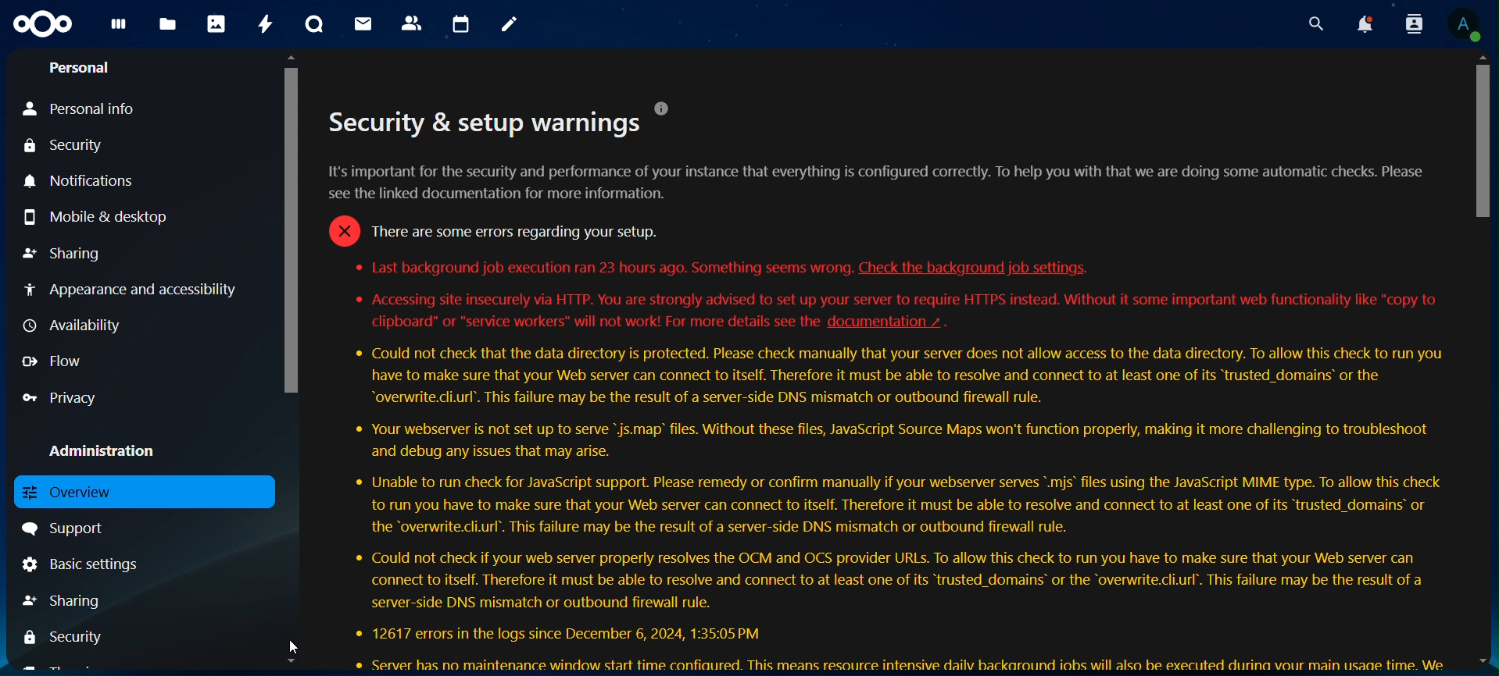 The image size is (1499, 676). What do you see at coordinates (73, 326) in the screenshot?
I see `availability` at bounding box center [73, 326].